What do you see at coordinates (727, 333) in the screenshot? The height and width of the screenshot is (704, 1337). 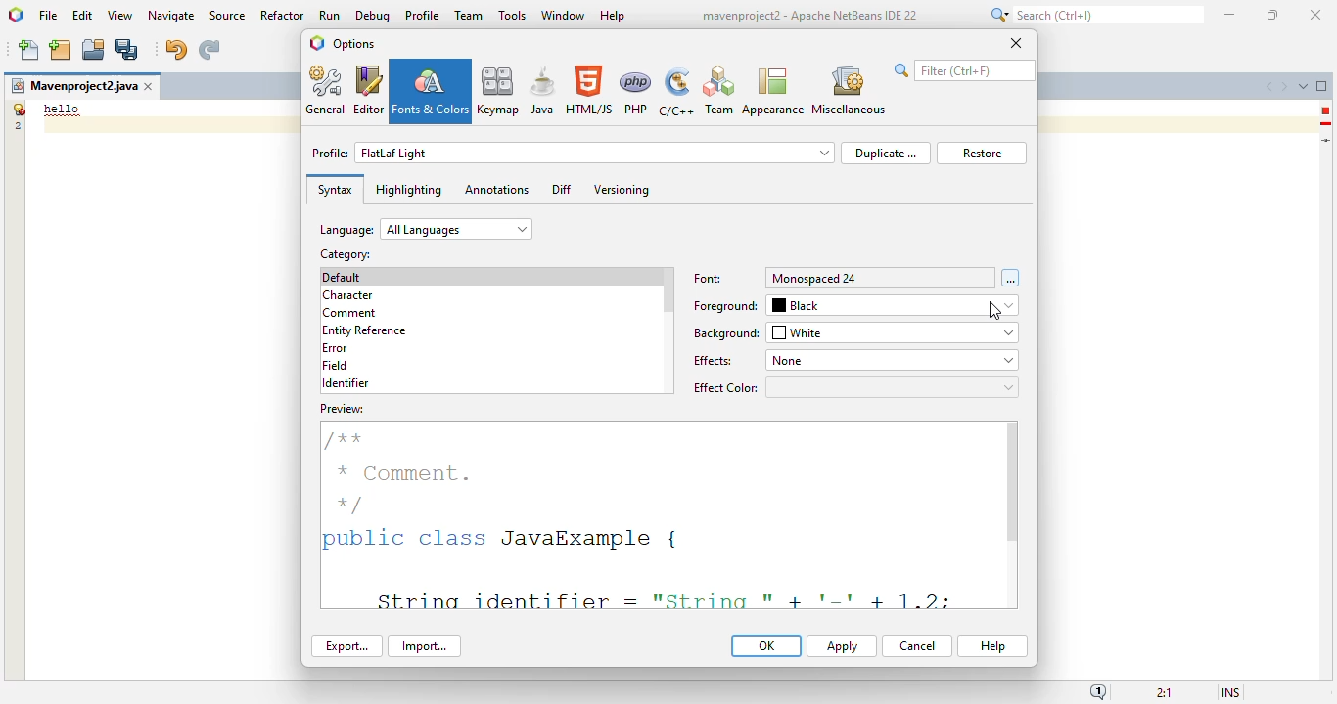 I see `background: ` at bounding box center [727, 333].